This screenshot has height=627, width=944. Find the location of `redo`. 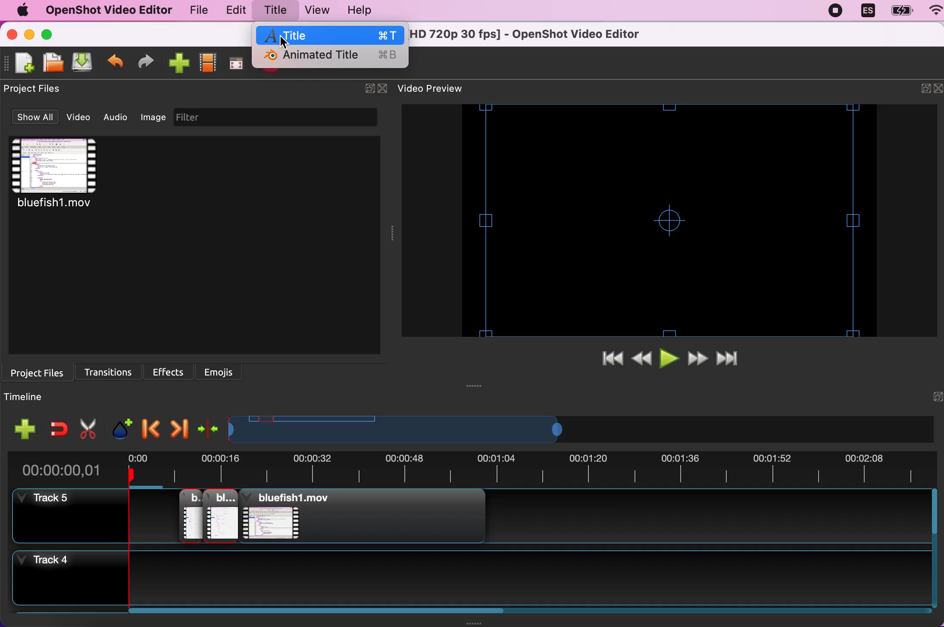

redo is located at coordinates (146, 63).